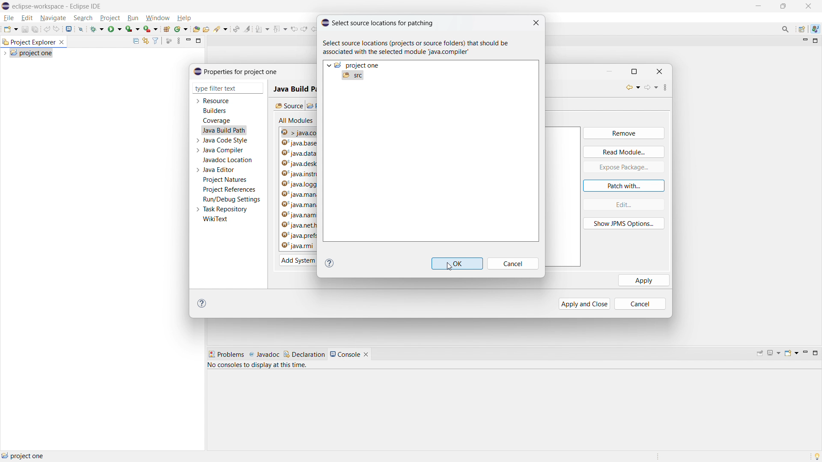 This screenshot has width=822, height=462. What do you see at coordinates (6, 6) in the screenshot?
I see `logo` at bounding box center [6, 6].